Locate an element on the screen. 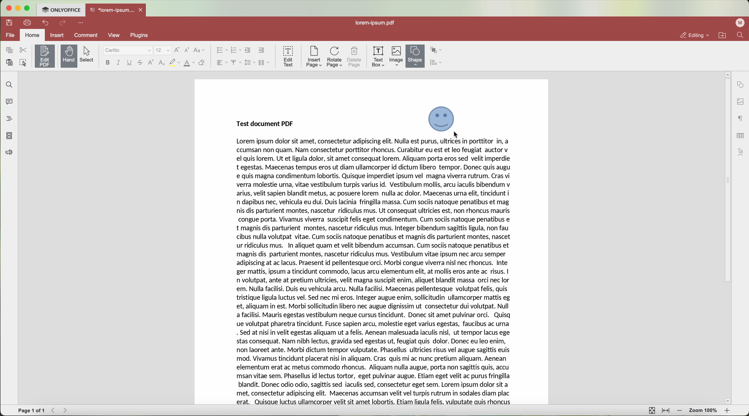 This screenshot has width=749, height=416. zoom in is located at coordinates (727, 411).